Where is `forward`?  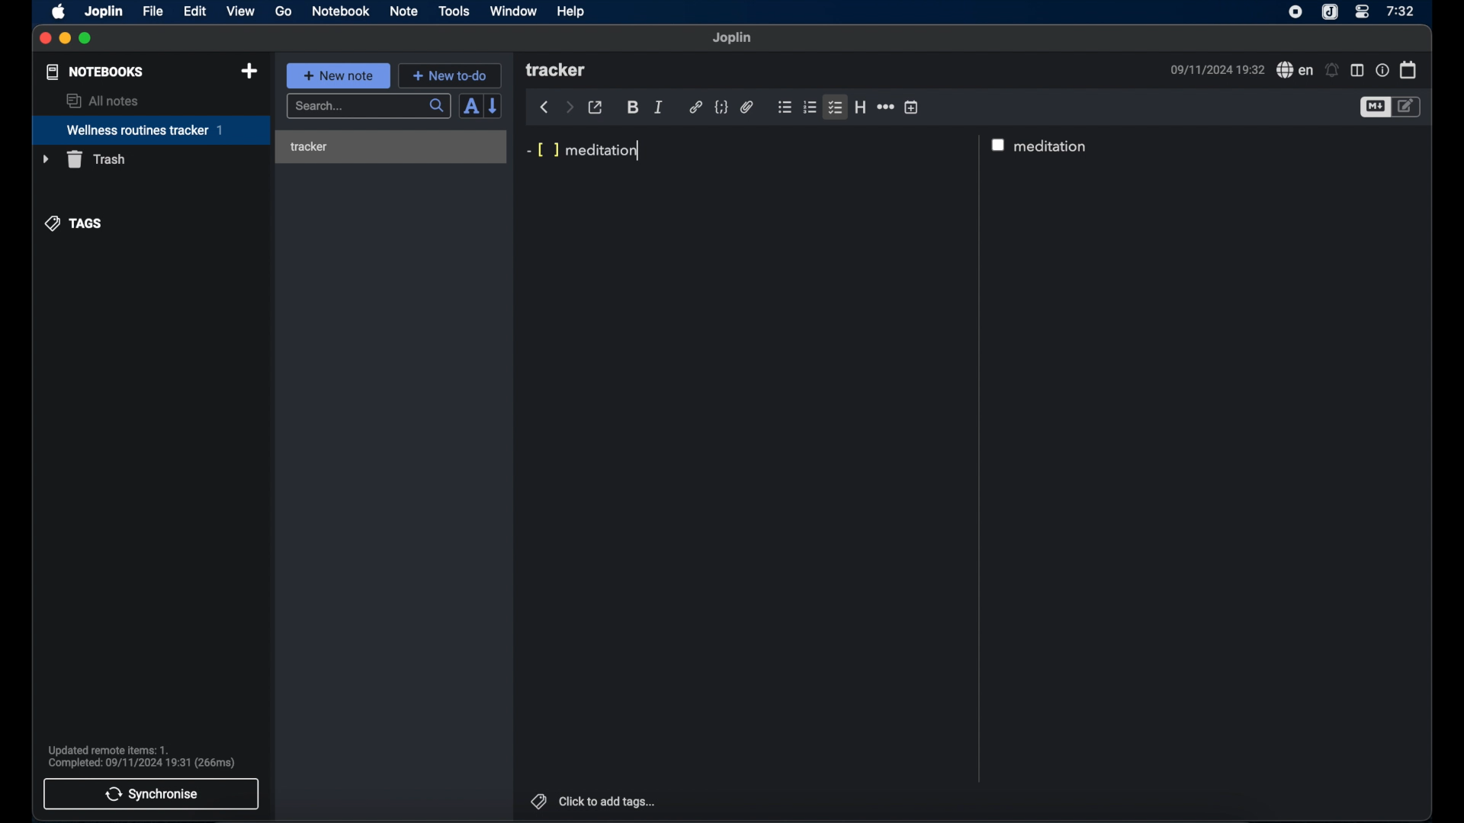 forward is located at coordinates (569, 107).